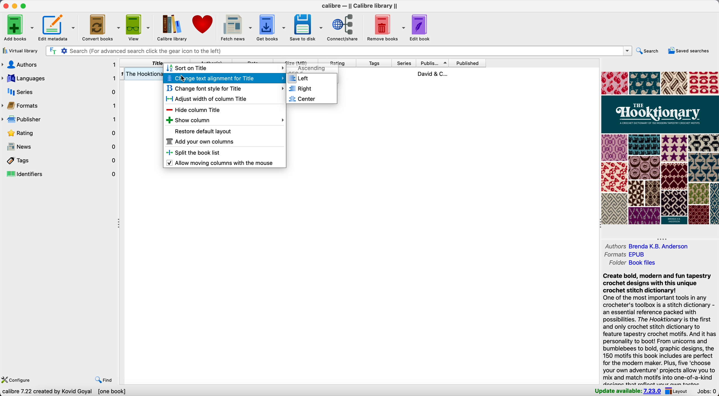  Describe the element at coordinates (376, 63) in the screenshot. I see `tags` at that location.